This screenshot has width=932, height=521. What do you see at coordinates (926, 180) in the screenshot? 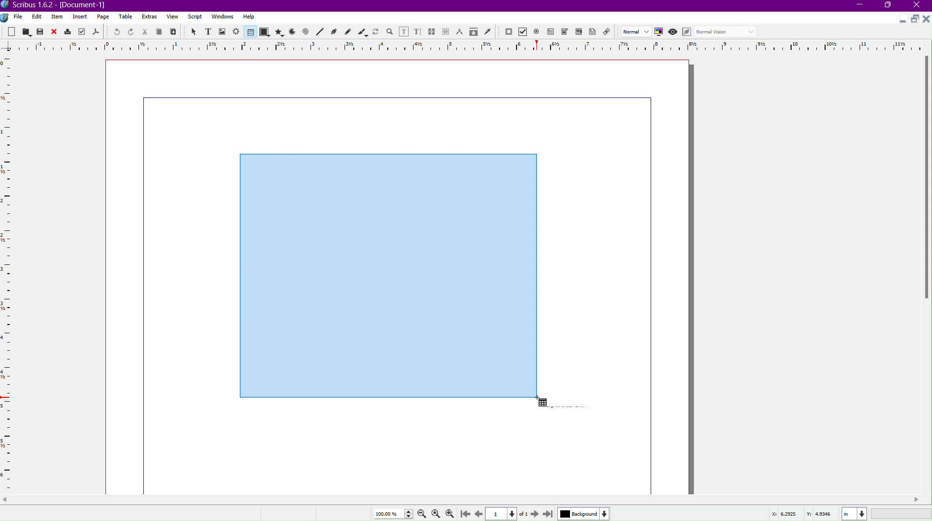
I see `Scrollbar` at bounding box center [926, 180].